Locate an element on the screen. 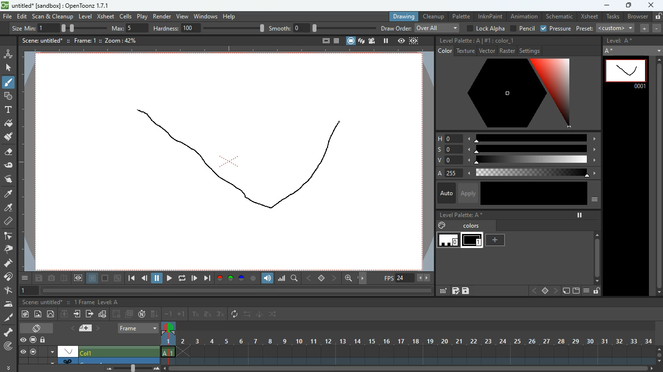 The height and width of the screenshot is (372, 663). erase is located at coordinates (7, 153).